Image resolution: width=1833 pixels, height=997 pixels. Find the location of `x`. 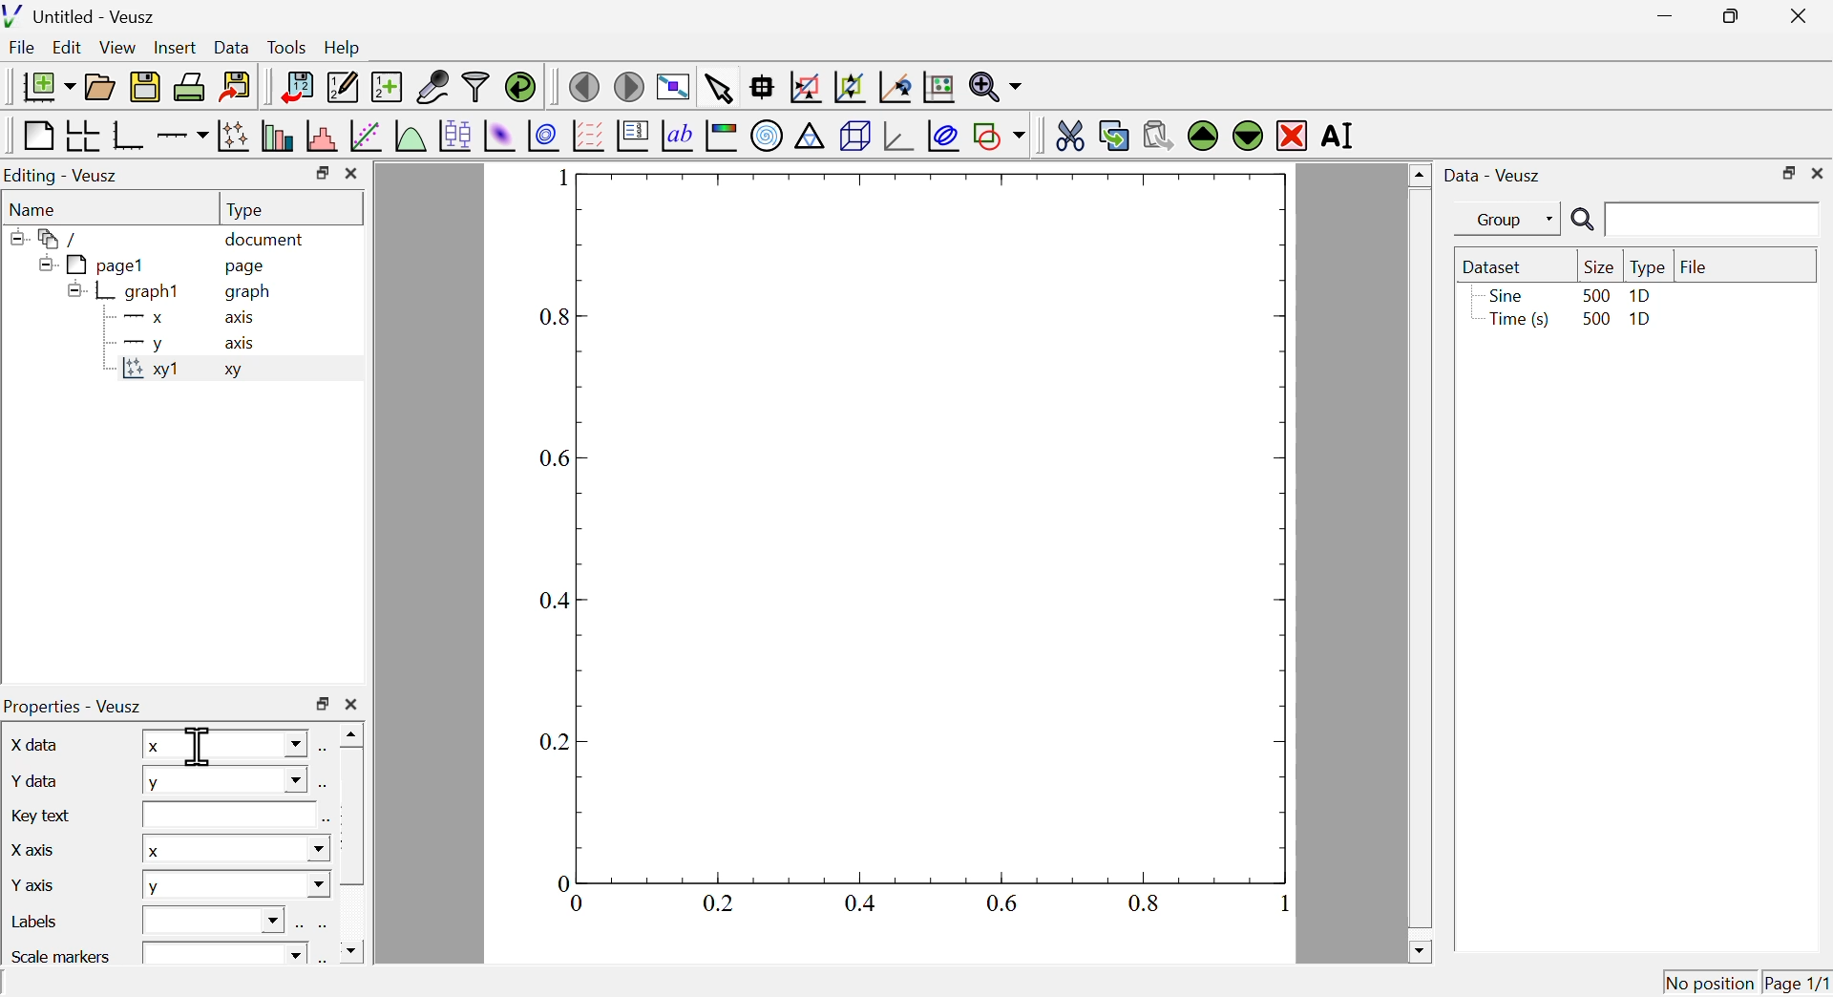

x is located at coordinates (234, 850).